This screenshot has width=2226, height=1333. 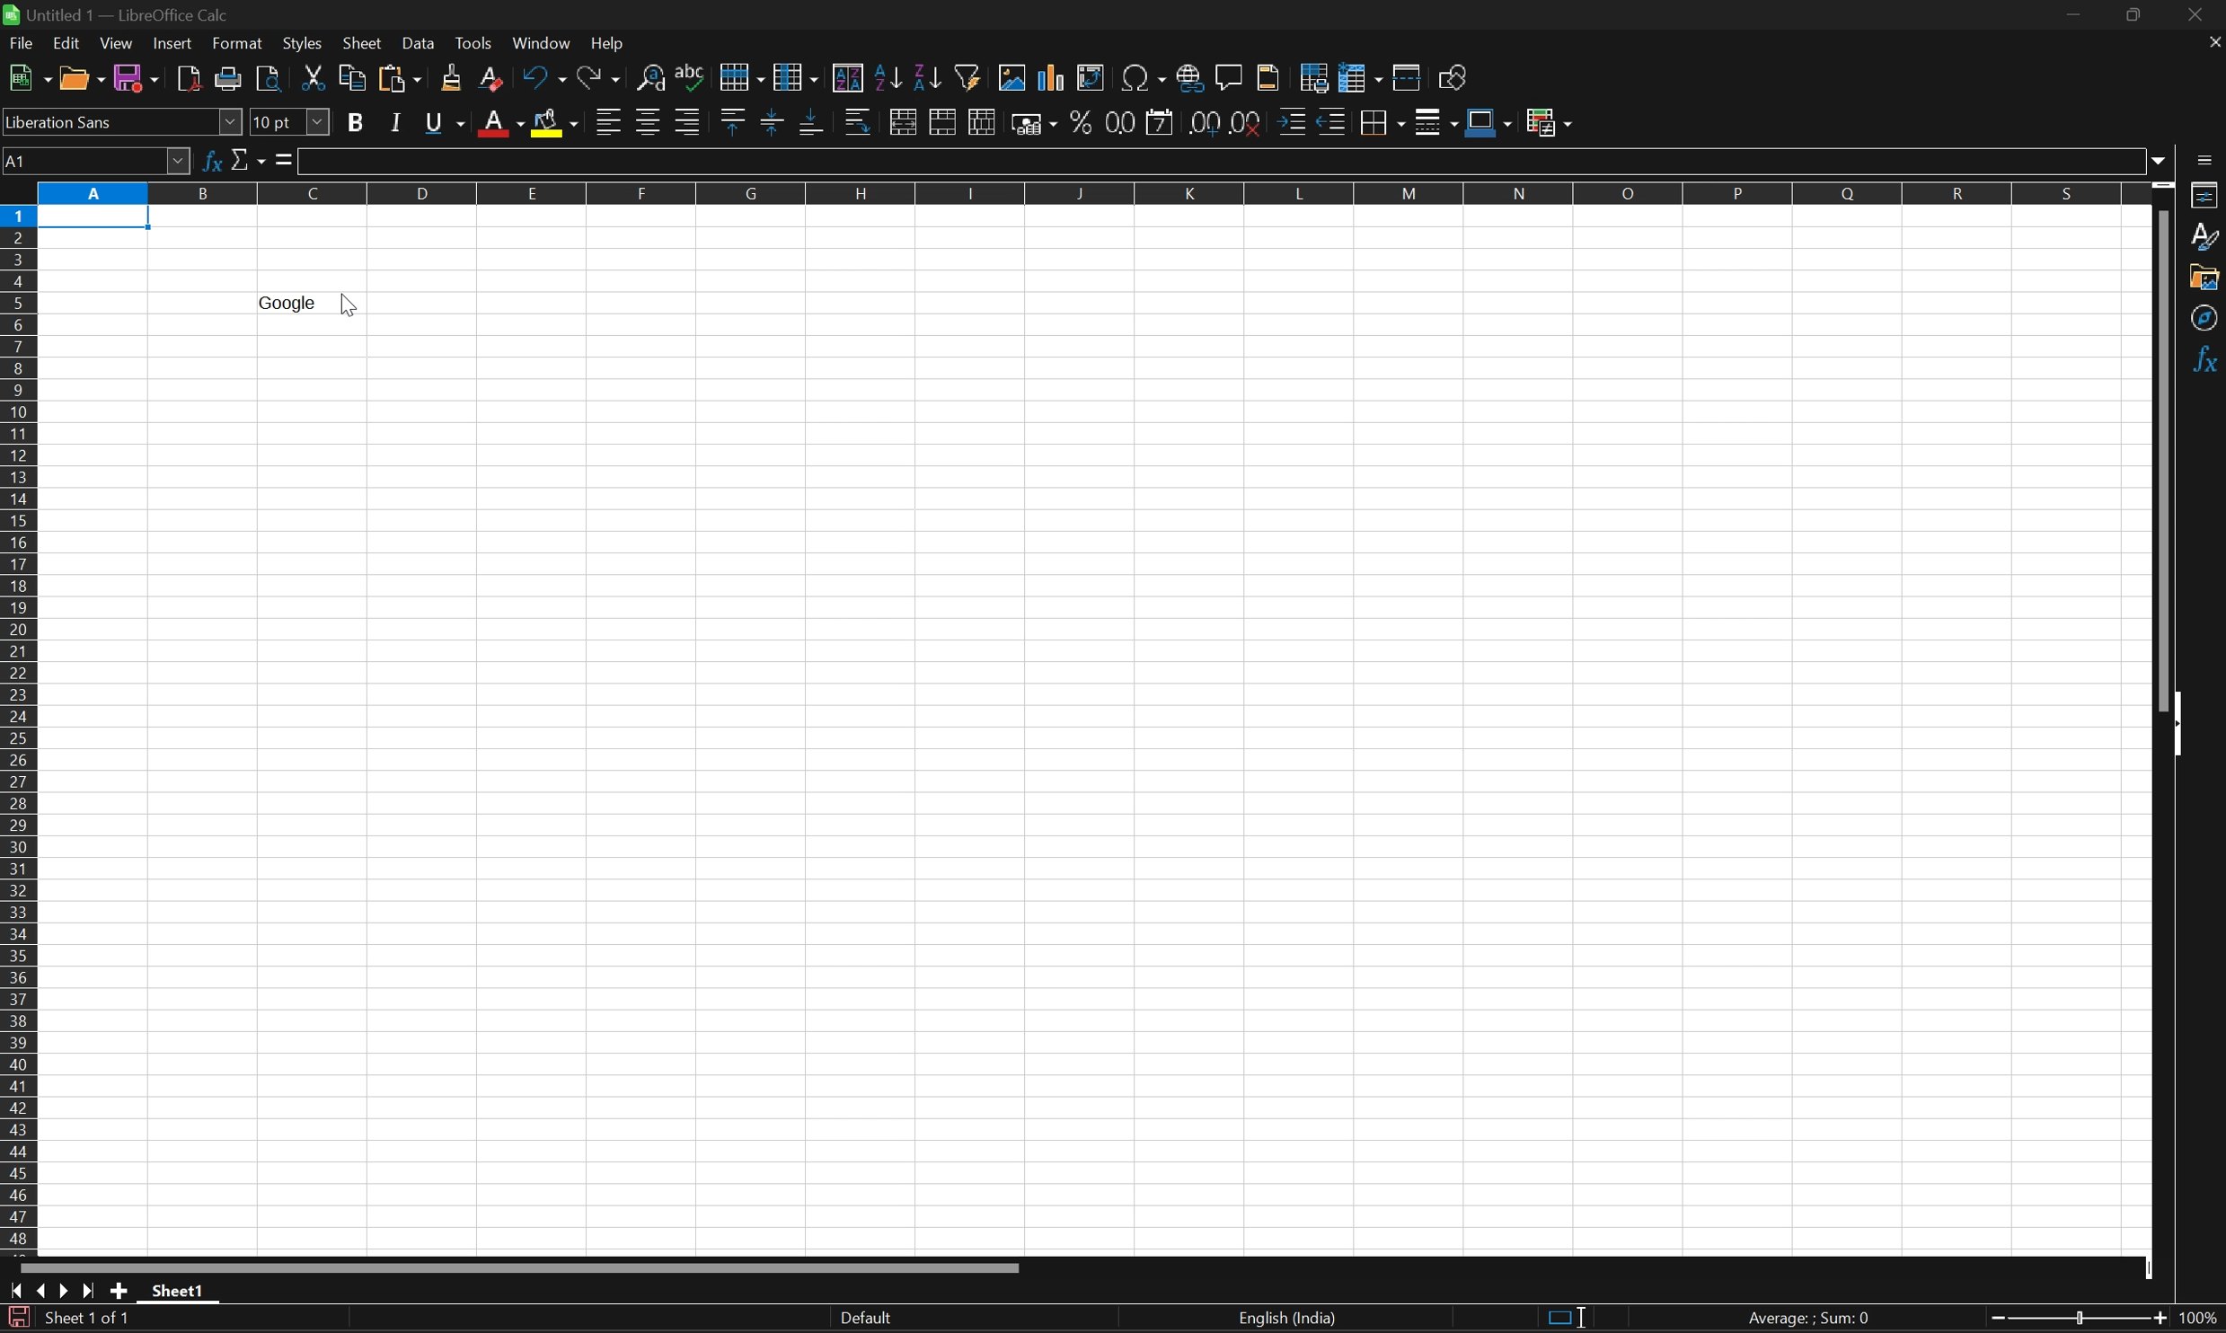 I want to click on Scroll bar, so click(x=521, y=1267).